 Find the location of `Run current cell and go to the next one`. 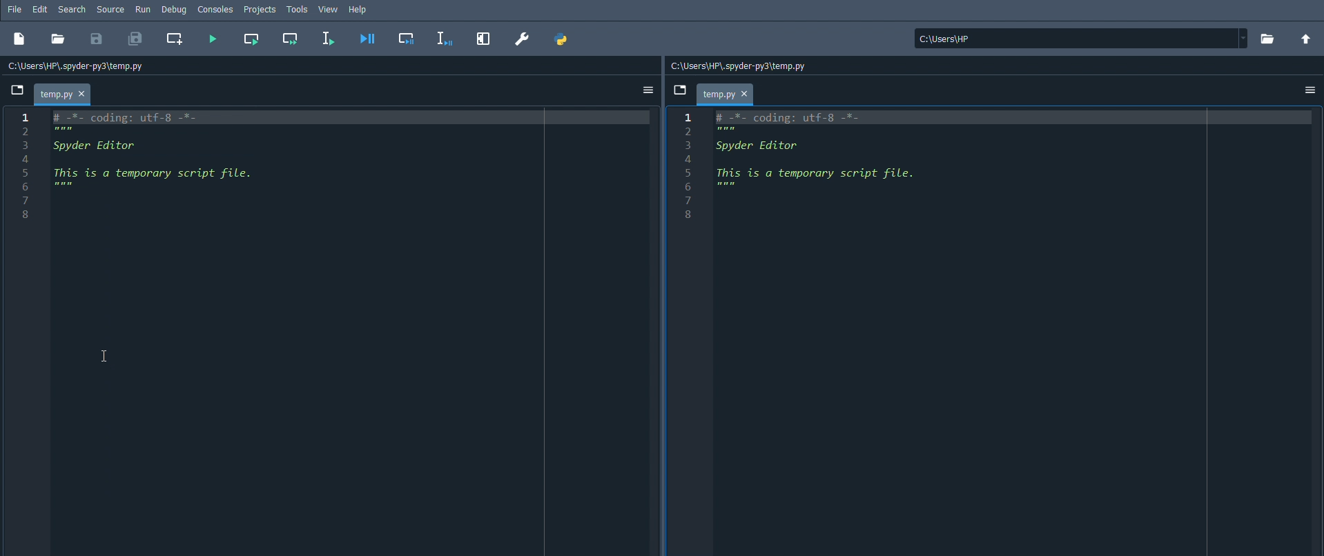

Run current cell and go to the next one is located at coordinates (290, 39).